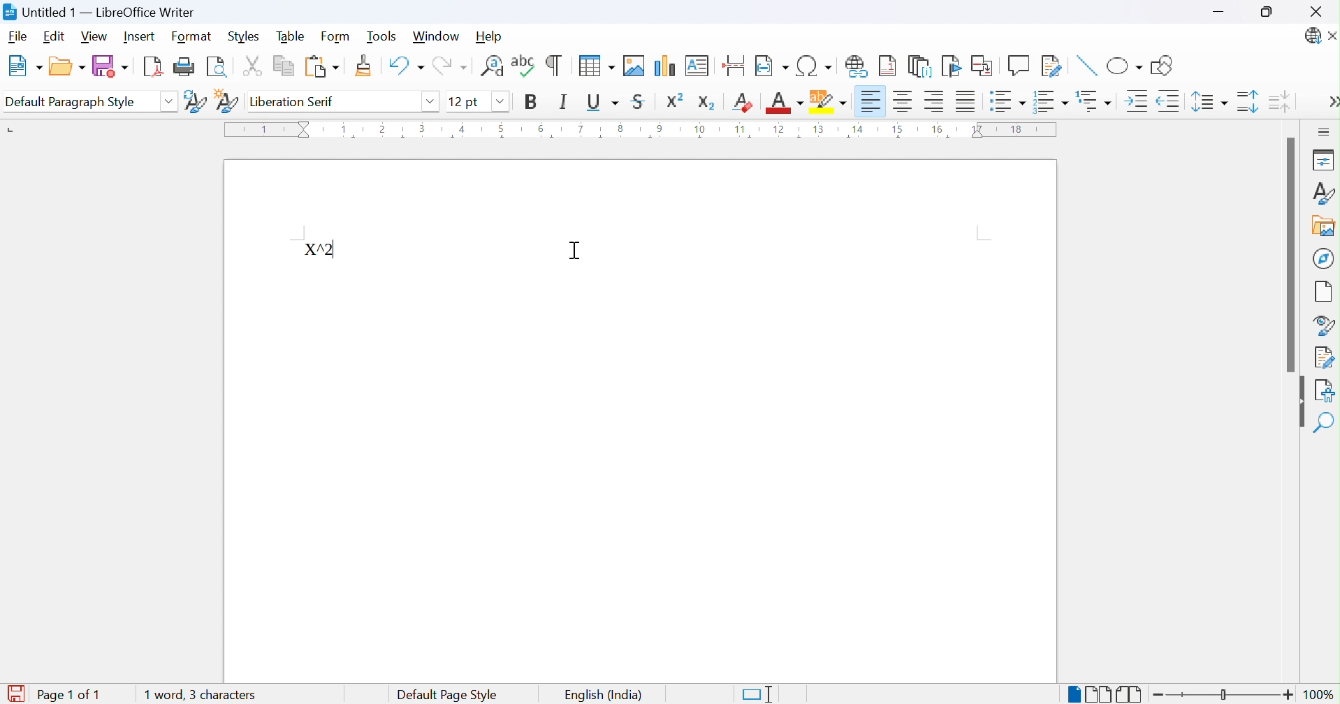 This screenshot has width=1340, height=704. What do you see at coordinates (1172, 102) in the screenshot?
I see `Decrease indent` at bounding box center [1172, 102].